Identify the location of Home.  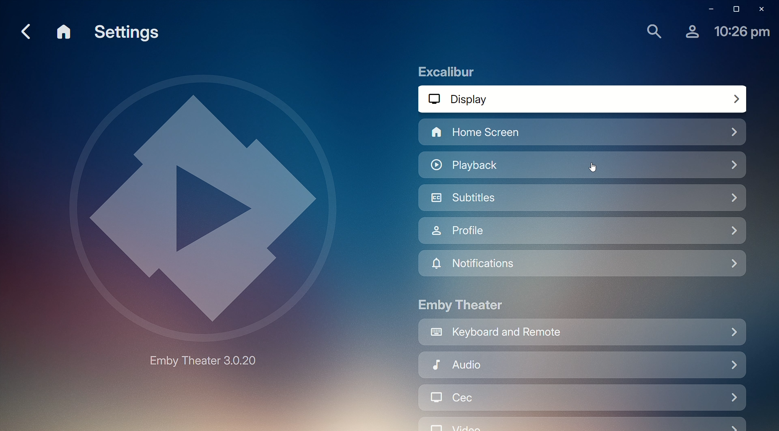
(65, 32).